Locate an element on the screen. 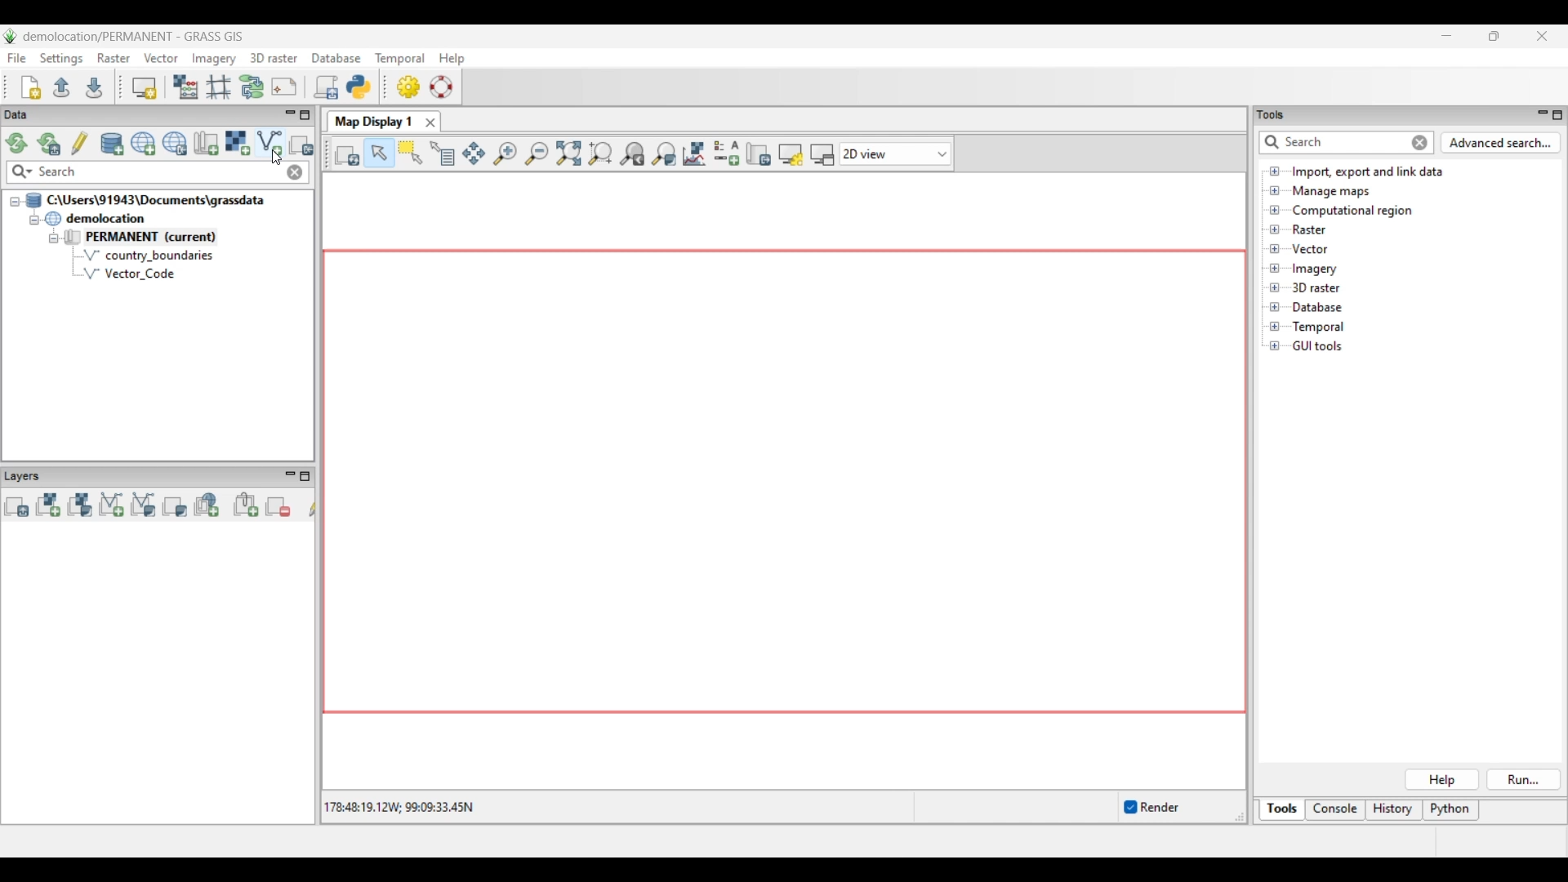  Minimize Layers panel is located at coordinates (290, 476).